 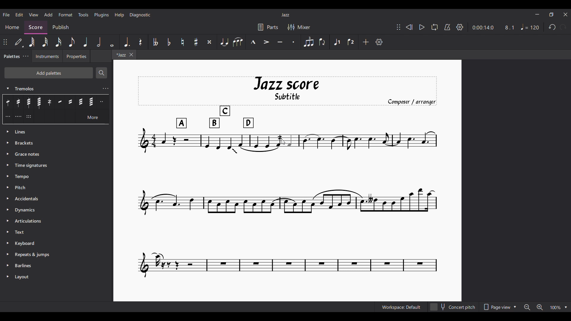 I want to click on Rest, so click(x=141, y=42).